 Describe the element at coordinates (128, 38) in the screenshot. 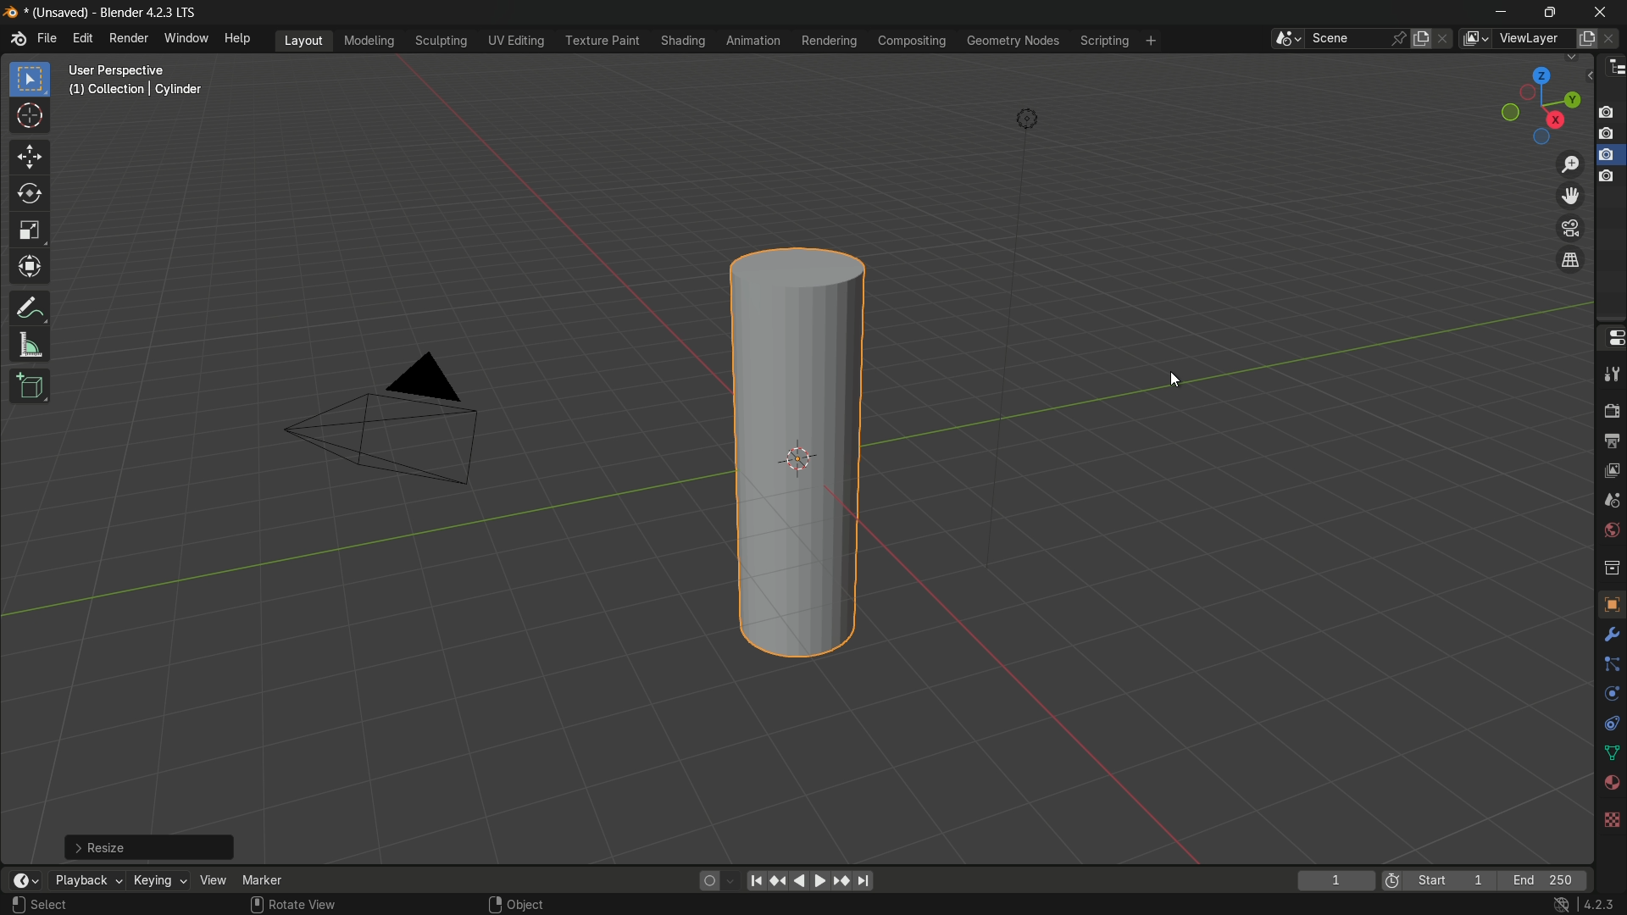

I see `render menu` at that location.